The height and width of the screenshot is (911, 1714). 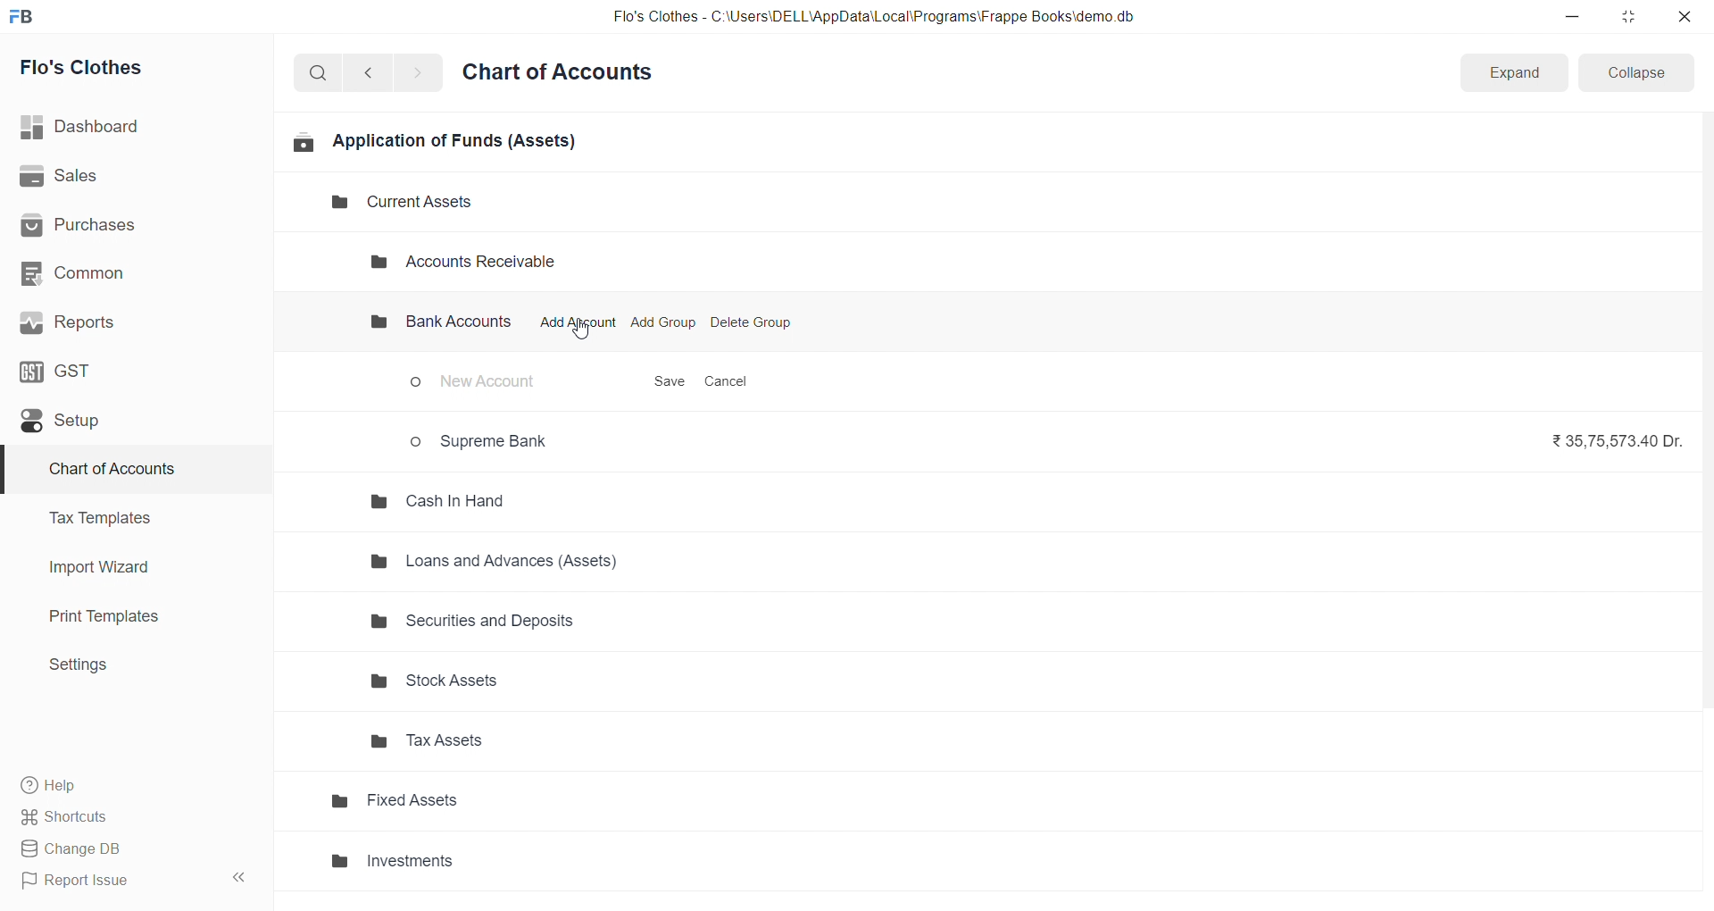 What do you see at coordinates (125, 470) in the screenshot?
I see `Chart of Accounts` at bounding box center [125, 470].